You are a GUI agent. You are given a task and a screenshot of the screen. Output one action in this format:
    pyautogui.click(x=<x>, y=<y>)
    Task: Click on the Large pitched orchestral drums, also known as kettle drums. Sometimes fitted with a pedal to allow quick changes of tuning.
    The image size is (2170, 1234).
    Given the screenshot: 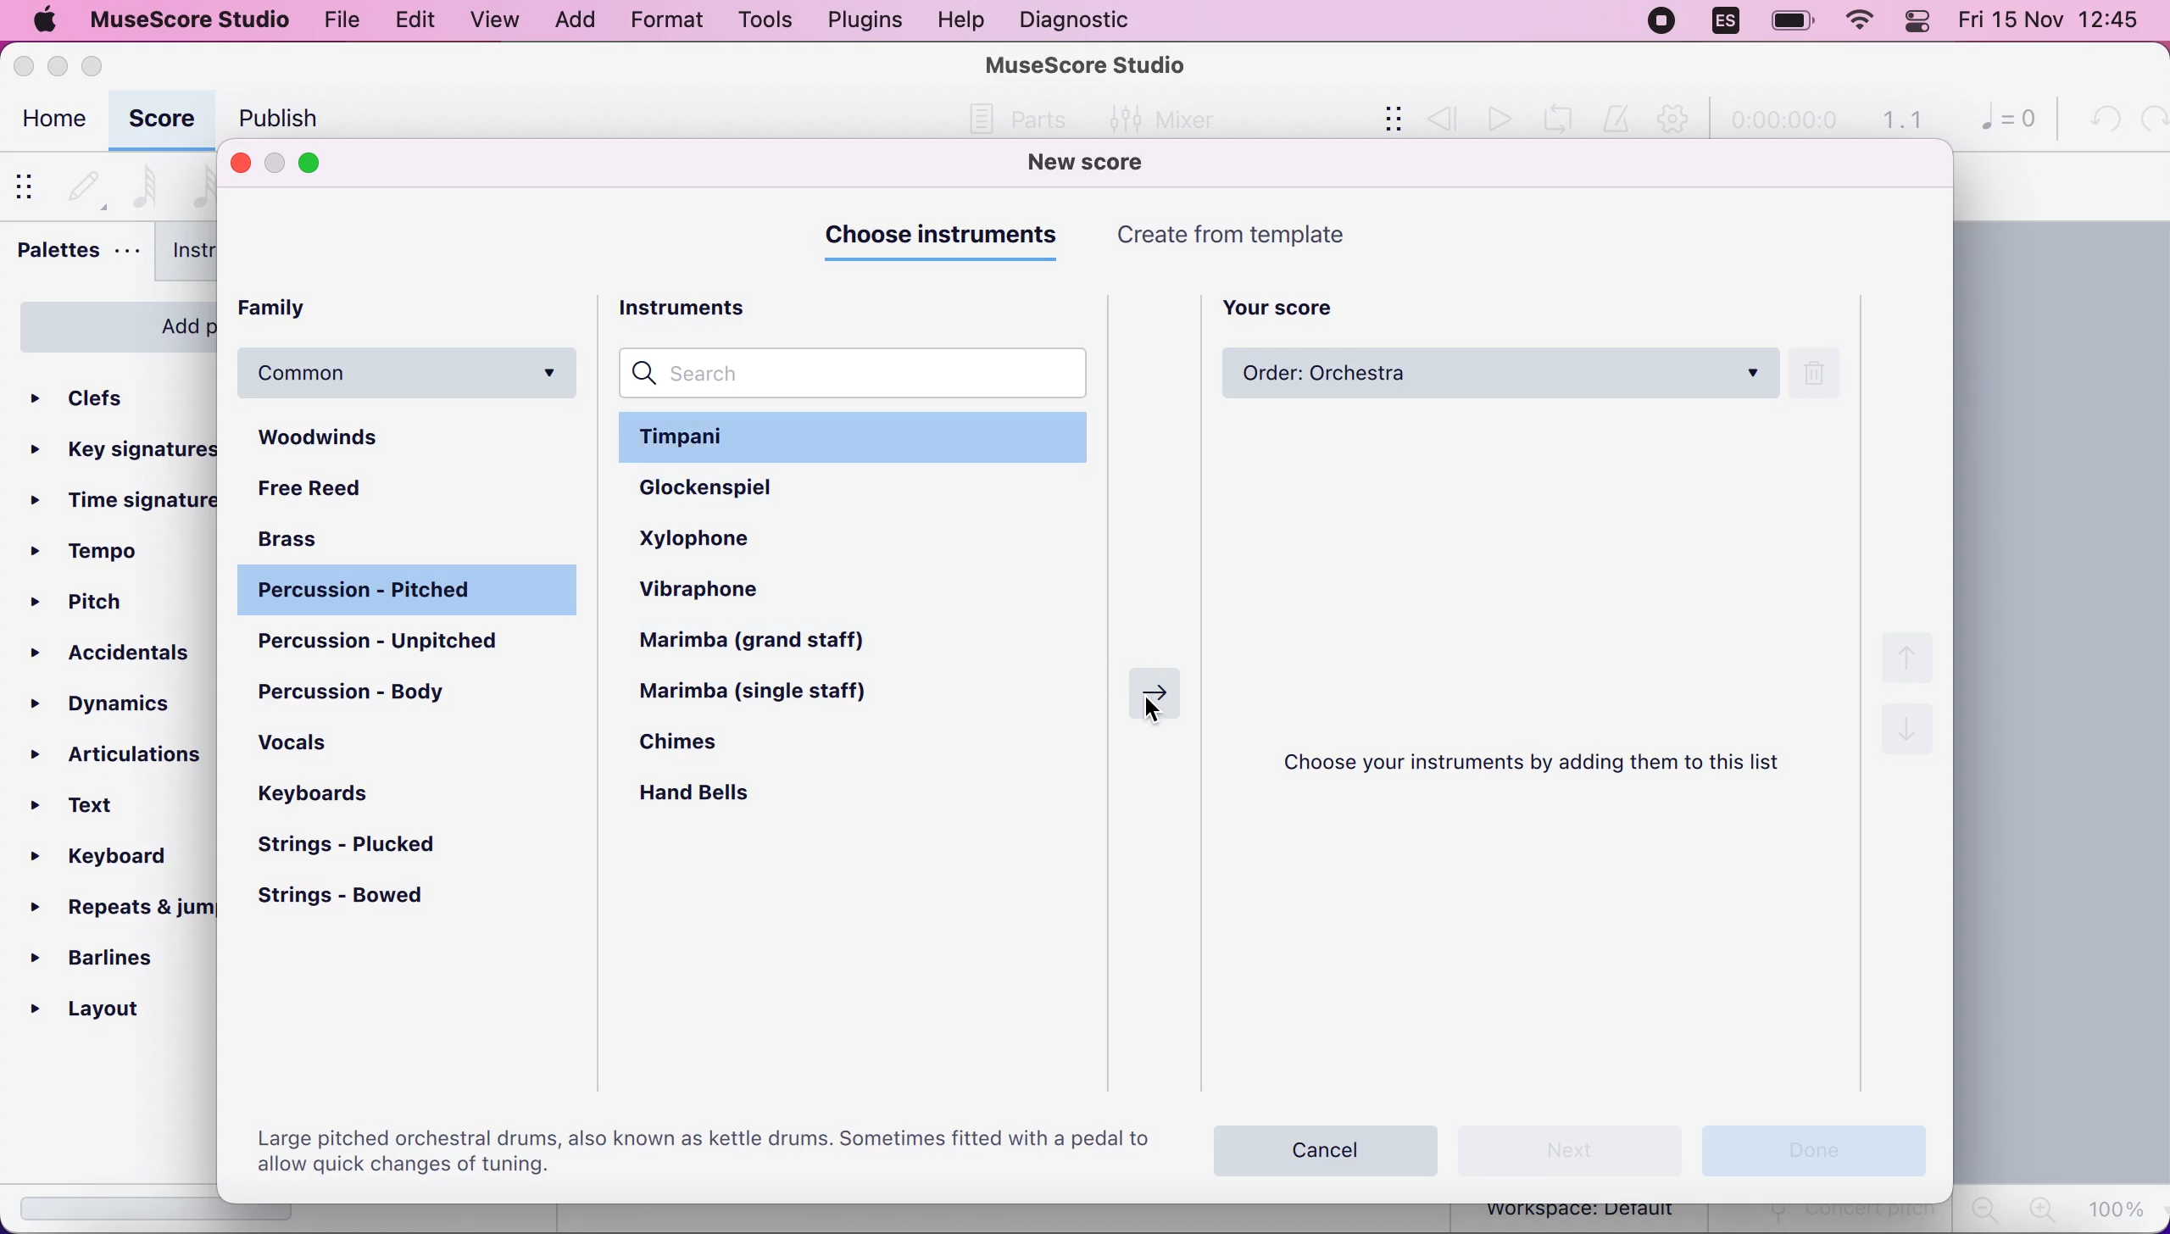 What is the action you would take?
    pyautogui.click(x=699, y=1149)
    